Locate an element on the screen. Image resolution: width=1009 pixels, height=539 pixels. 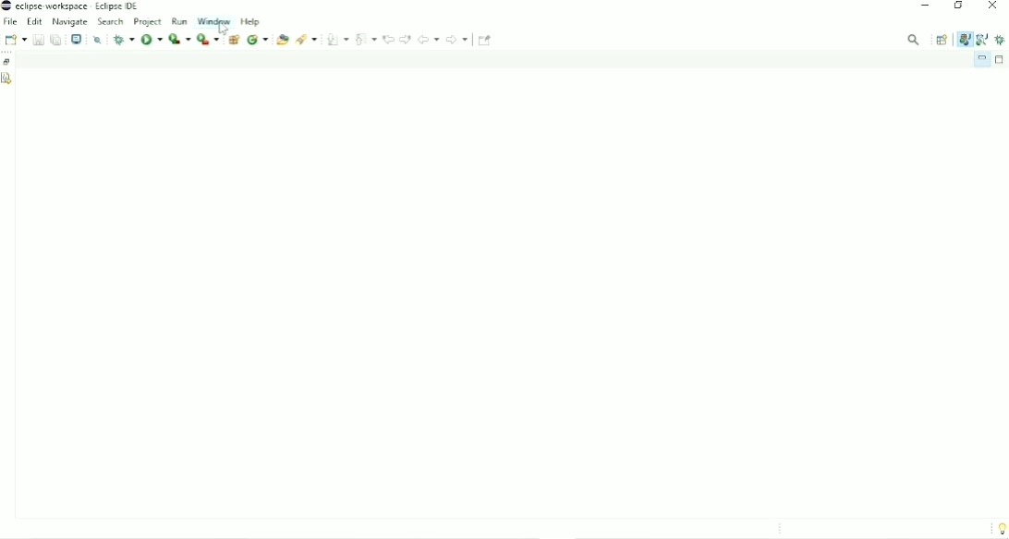
Skip all breakpoints is located at coordinates (97, 40).